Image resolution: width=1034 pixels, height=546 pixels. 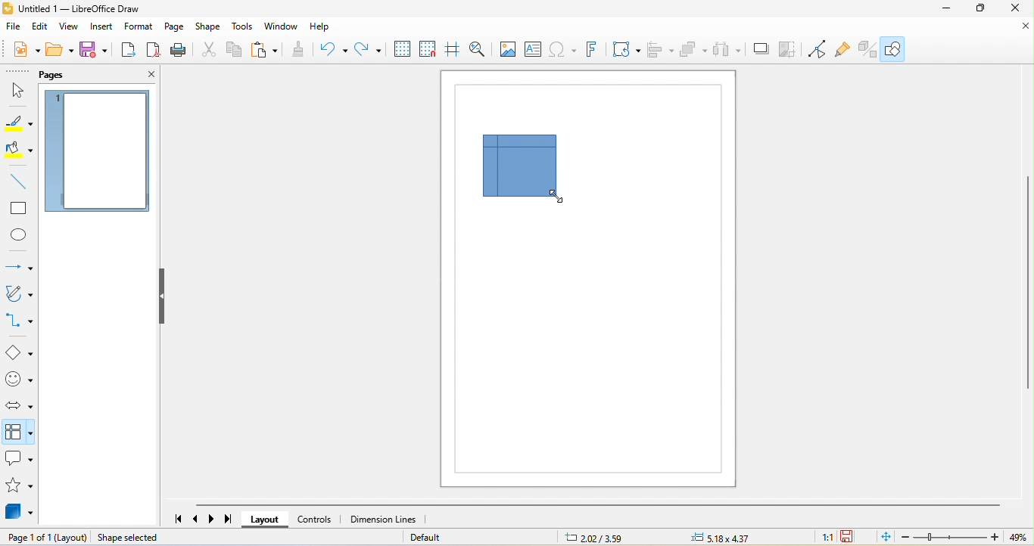 What do you see at coordinates (20, 321) in the screenshot?
I see `connectors` at bounding box center [20, 321].